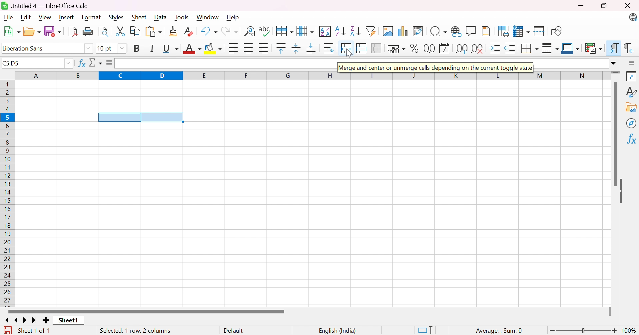  What do you see at coordinates (170, 49) in the screenshot?
I see `Underline` at bounding box center [170, 49].